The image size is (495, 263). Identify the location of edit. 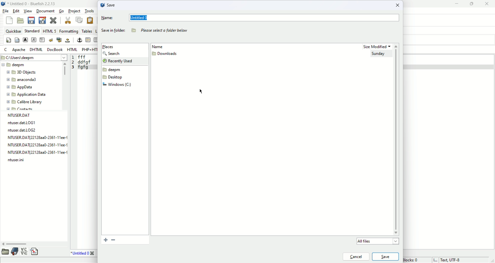
(16, 11).